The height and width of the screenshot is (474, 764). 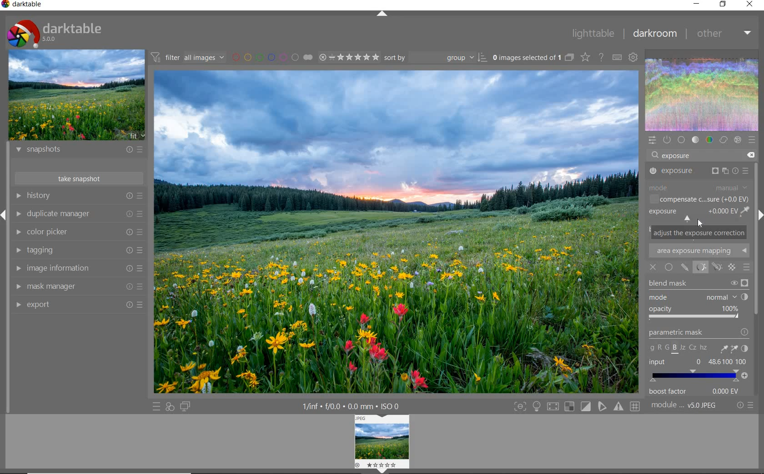 What do you see at coordinates (601, 58) in the screenshot?
I see `enable online help` at bounding box center [601, 58].